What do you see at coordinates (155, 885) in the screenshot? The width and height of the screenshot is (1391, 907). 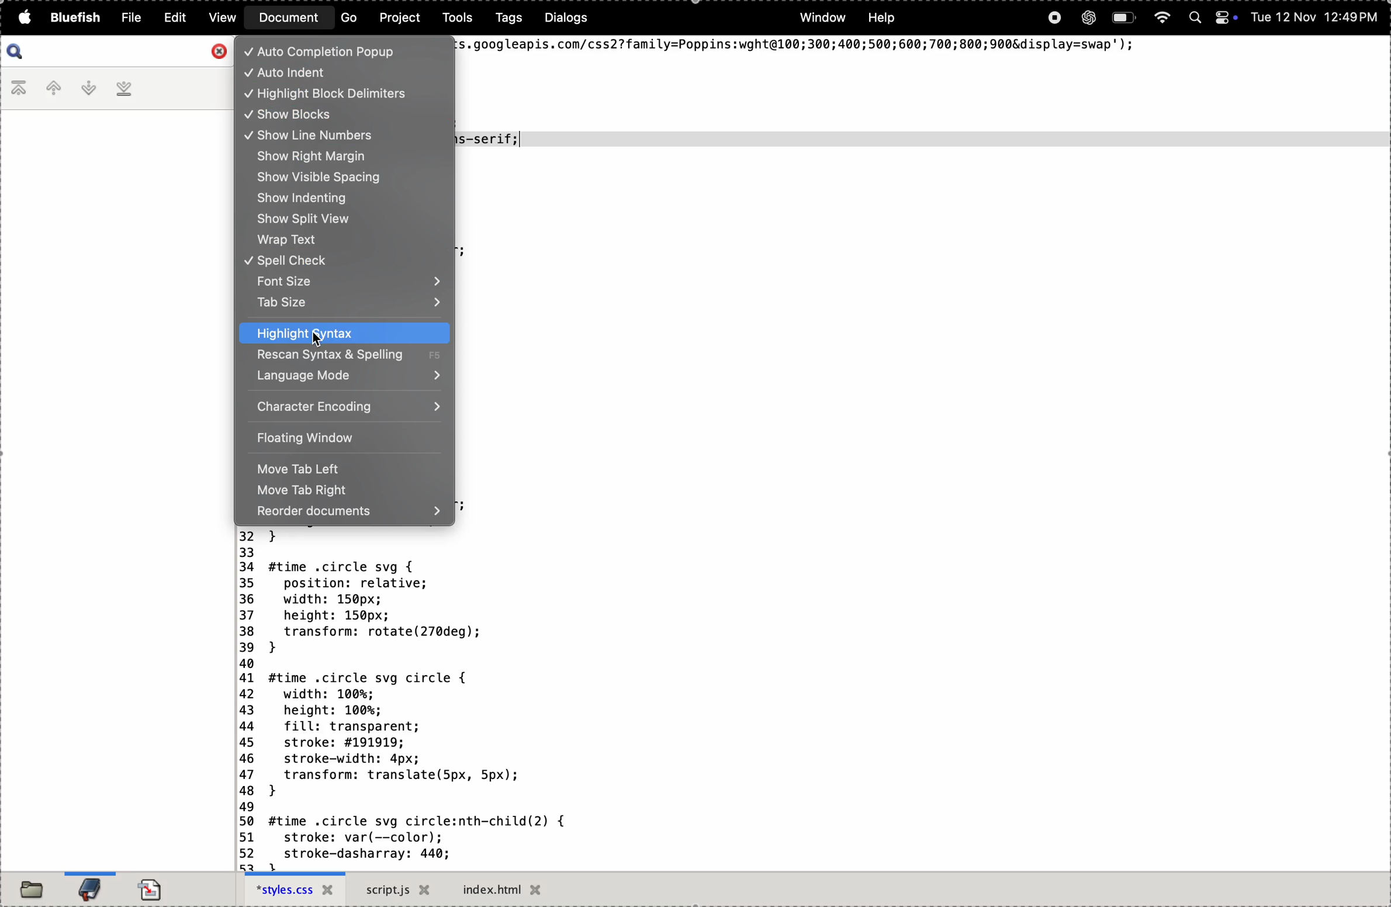 I see `open doc` at bounding box center [155, 885].